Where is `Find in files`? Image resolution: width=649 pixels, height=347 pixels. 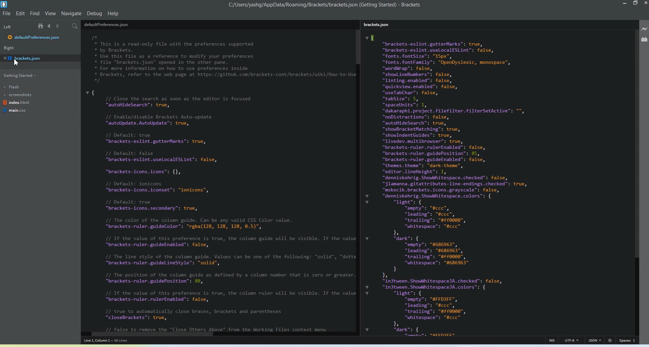 Find in files is located at coordinates (76, 26).